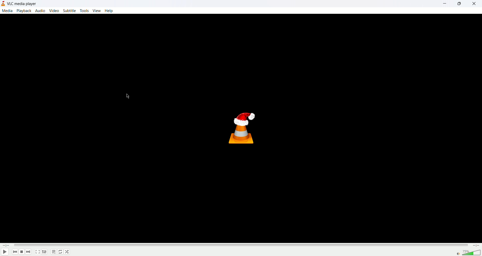  I want to click on next, so click(29, 252).